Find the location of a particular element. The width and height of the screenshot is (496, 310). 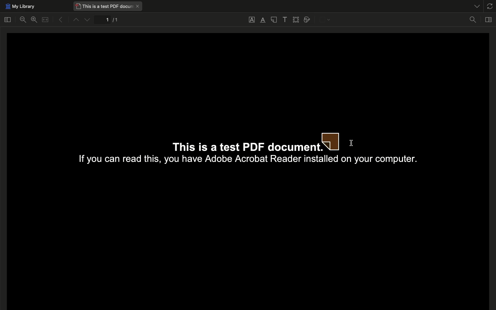

Note annotation is located at coordinates (273, 21).